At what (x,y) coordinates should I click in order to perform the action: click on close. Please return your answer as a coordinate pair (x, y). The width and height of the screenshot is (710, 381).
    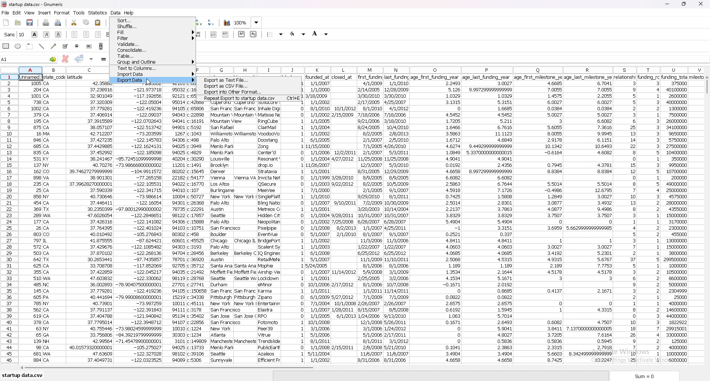
    Looking at the image, I should click on (701, 4).